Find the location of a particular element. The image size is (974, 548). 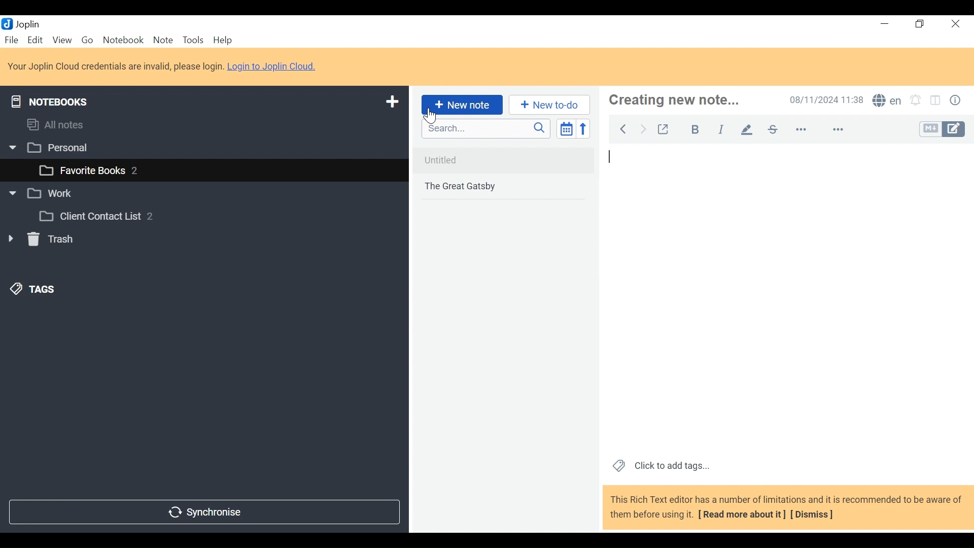

Synchronise is located at coordinates (206, 512).